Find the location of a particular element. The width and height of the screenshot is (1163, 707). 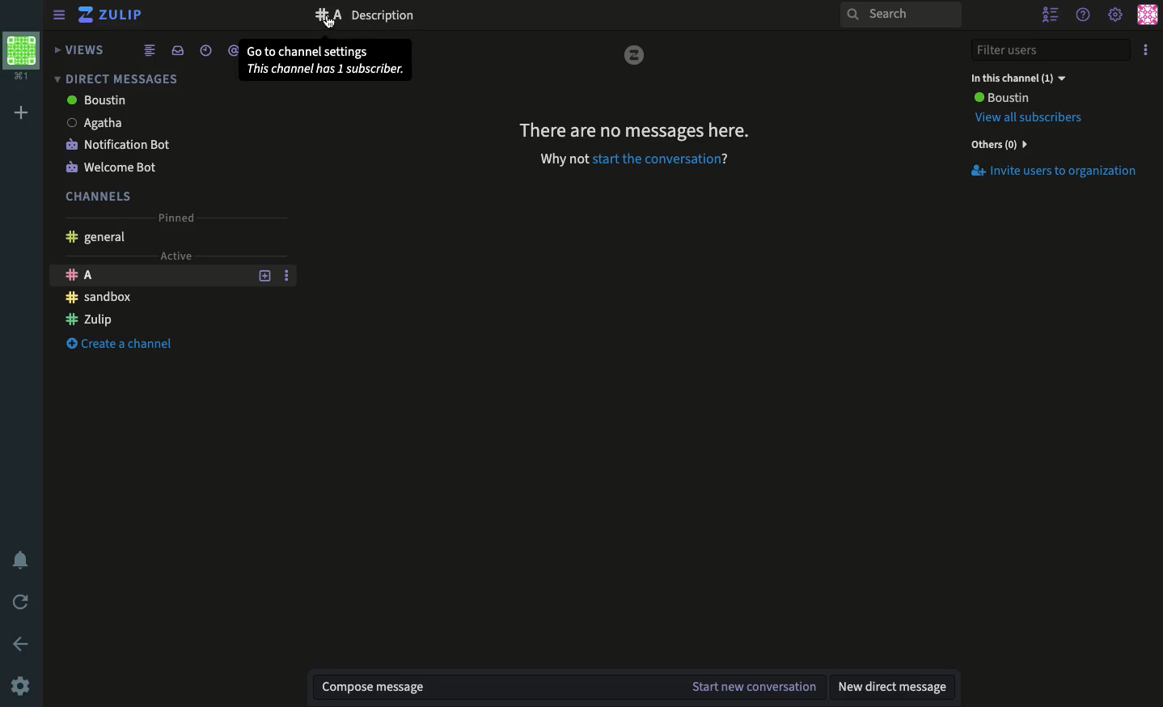

agatha is located at coordinates (99, 123).